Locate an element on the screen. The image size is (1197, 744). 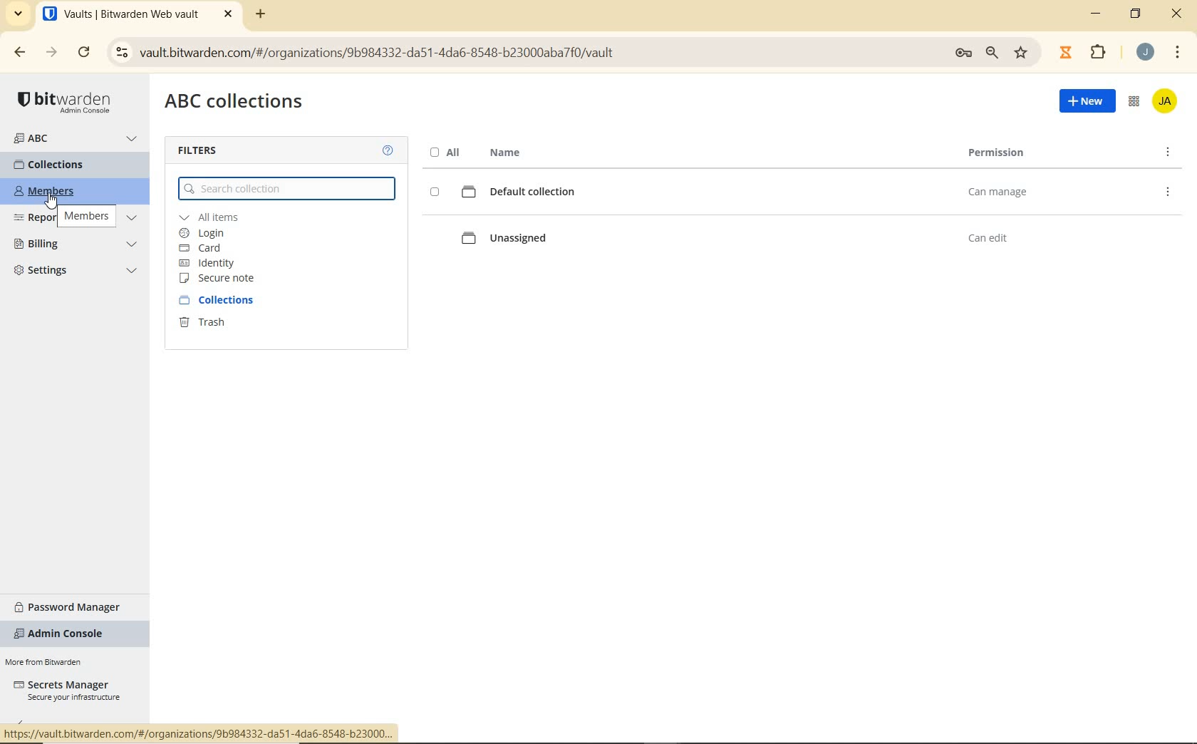
ACCOUNT NAME is located at coordinates (1147, 52).